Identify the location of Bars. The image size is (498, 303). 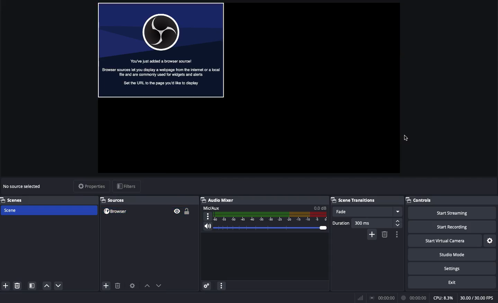
(359, 298).